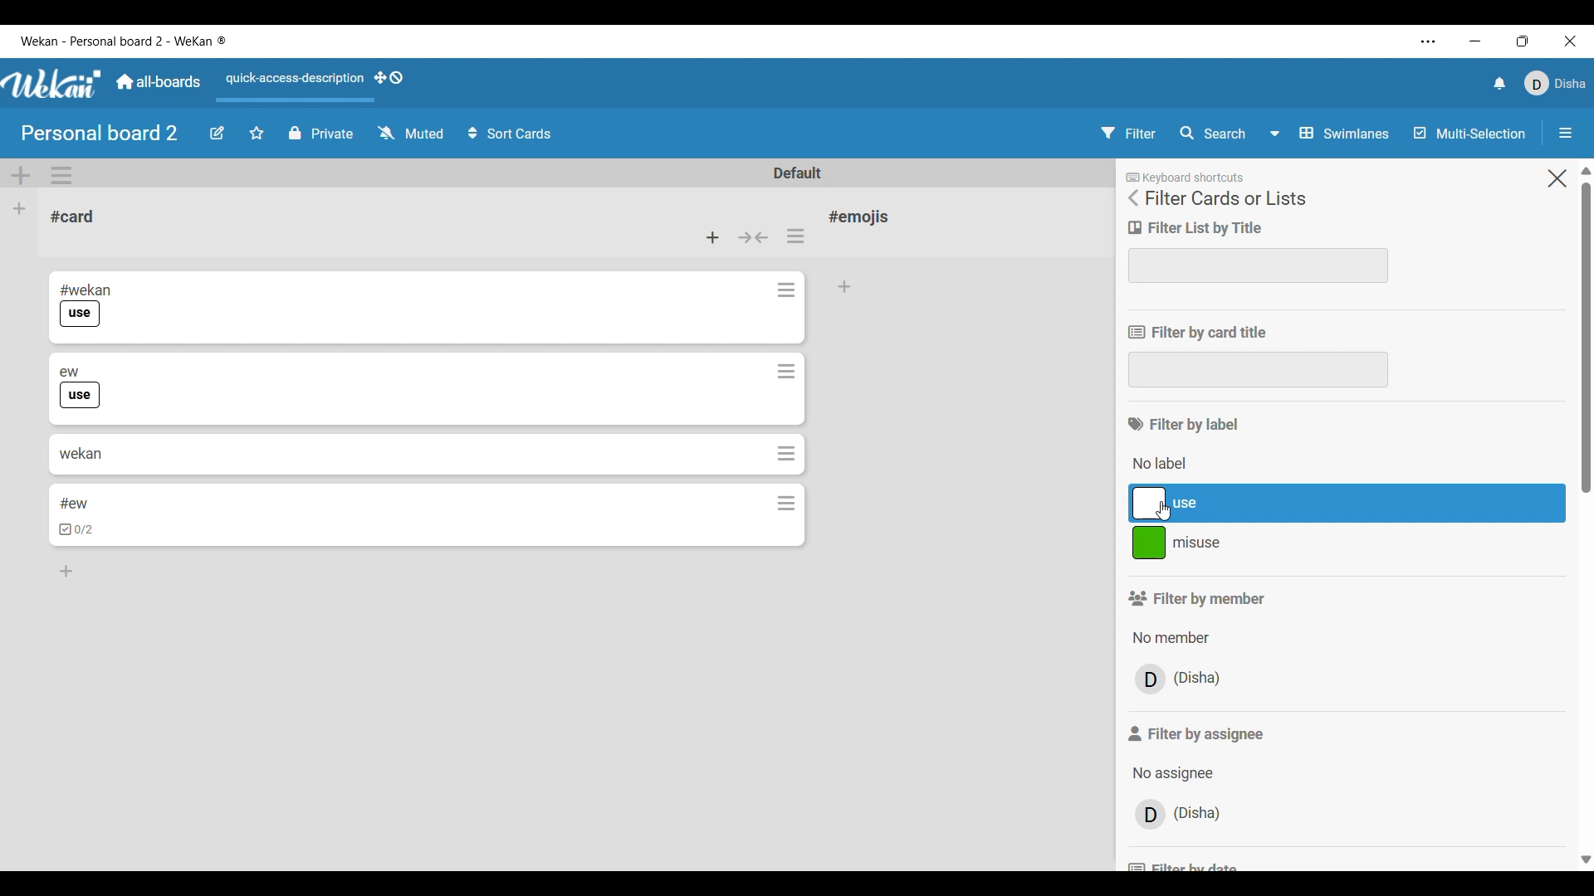 The width and height of the screenshot is (1594, 896). What do you see at coordinates (1198, 333) in the screenshot?
I see `Filter title` at bounding box center [1198, 333].